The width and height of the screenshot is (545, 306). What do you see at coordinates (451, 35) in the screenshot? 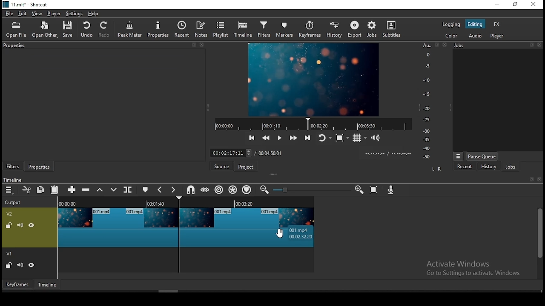
I see `color` at bounding box center [451, 35].